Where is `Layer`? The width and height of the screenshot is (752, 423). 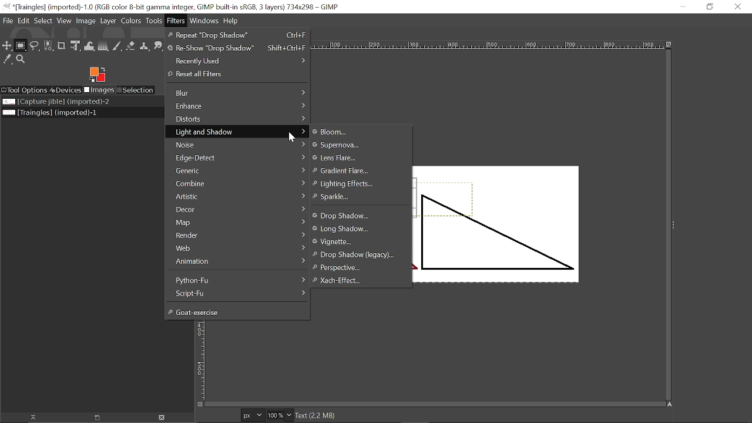
Layer is located at coordinates (108, 21).